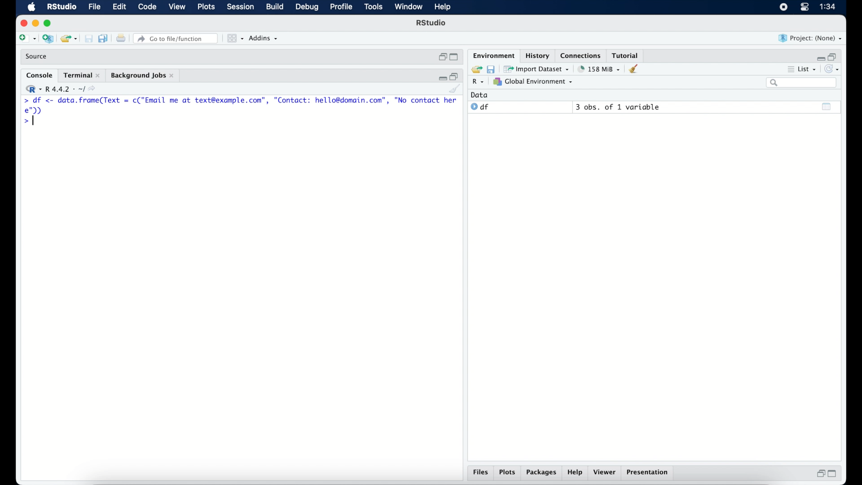  What do you see at coordinates (81, 75) in the screenshot?
I see `terminal` at bounding box center [81, 75].